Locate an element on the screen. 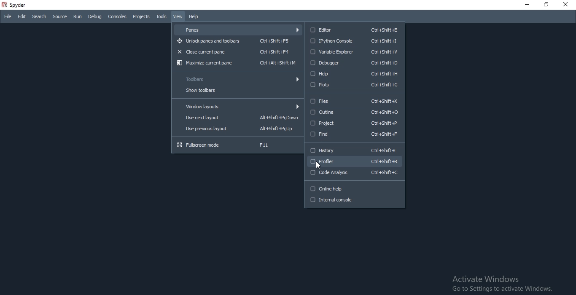 Image resolution: width=576 pixels, height=295 pixels. Run is located at coordinates (78, 18).